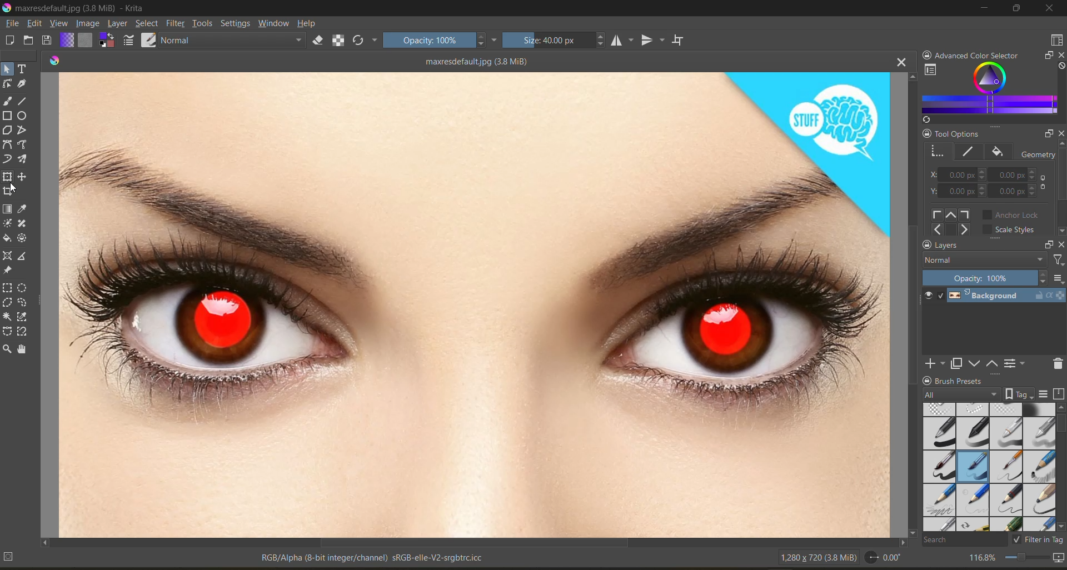 Image resolution: width=1067 pixels, height=570 pixels. Describe the element at coordinates (816, 559) in the screenshot. I see `image metadata` at that location.